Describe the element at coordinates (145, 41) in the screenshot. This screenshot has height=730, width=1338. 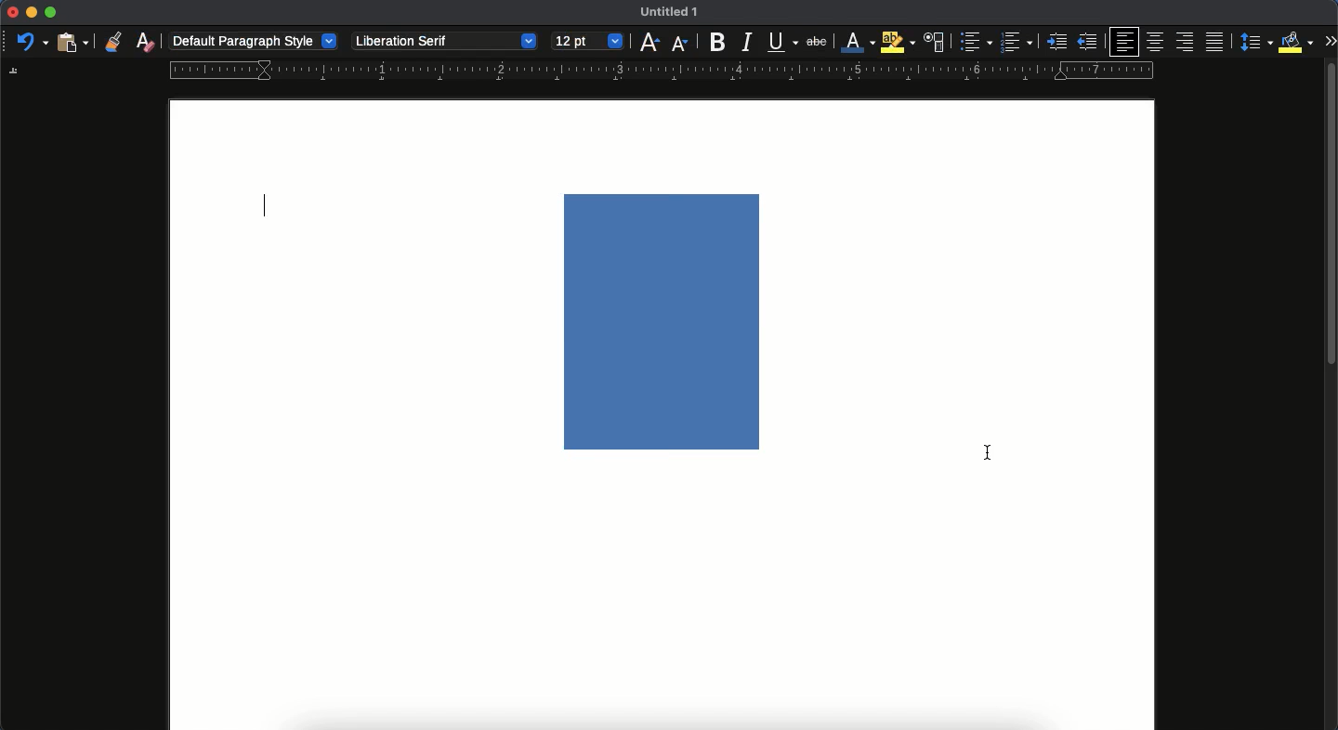
I see `clear formatting ` at that location.